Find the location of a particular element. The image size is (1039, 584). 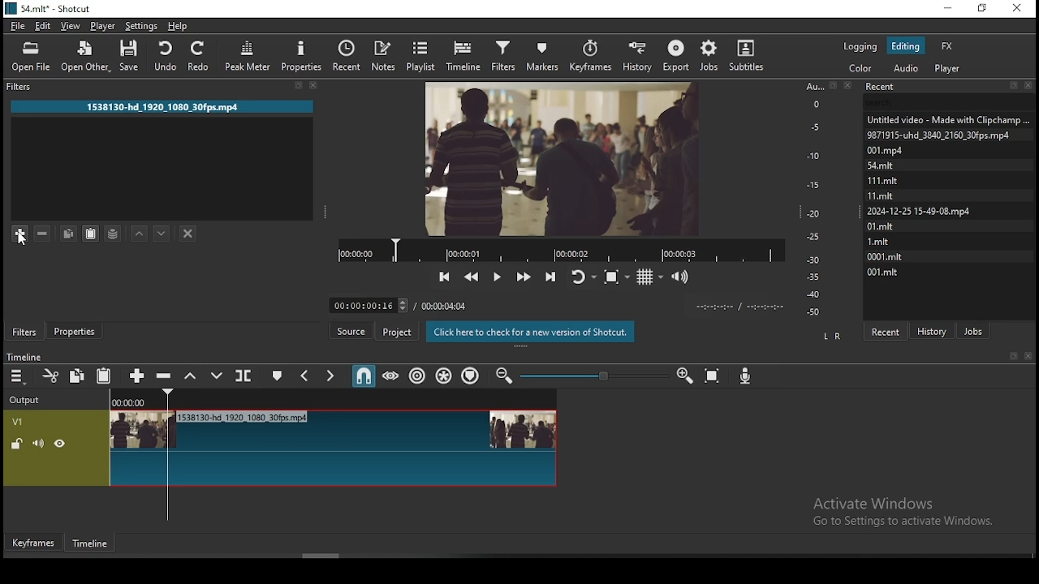

redo is located at coordinates (201, 56).